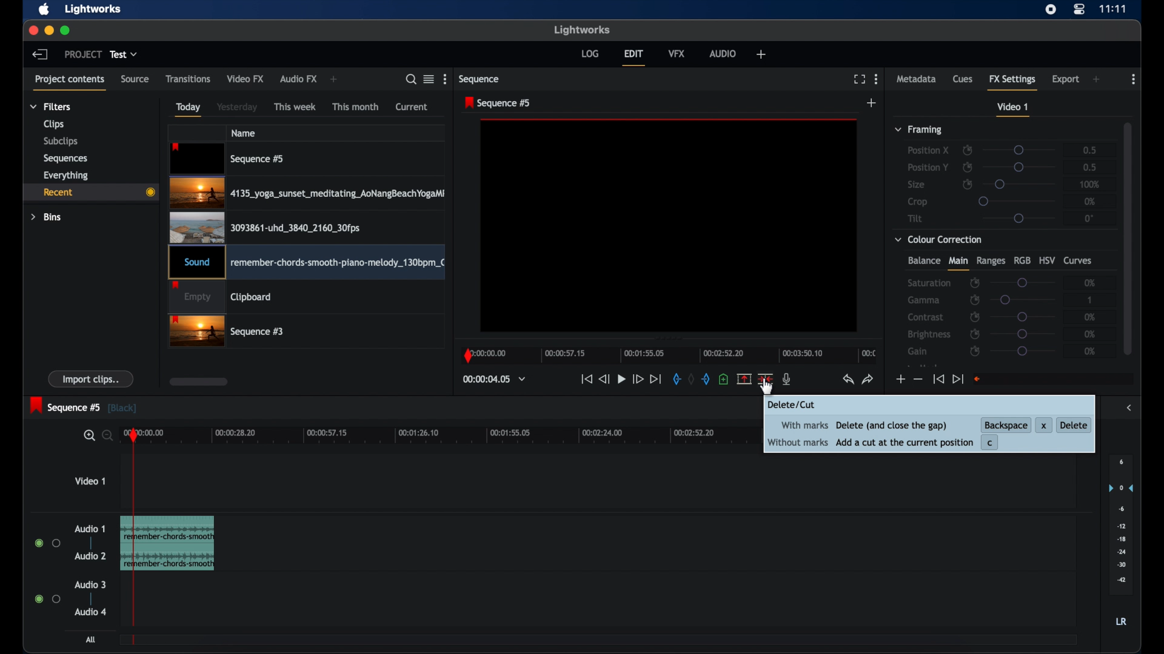 Image resolution: width=1164 pixels, height=654 pixels. What do you see at coordinates (677, 53) in the screenshot?
I see `vfx` at bounding box center [677, 53].